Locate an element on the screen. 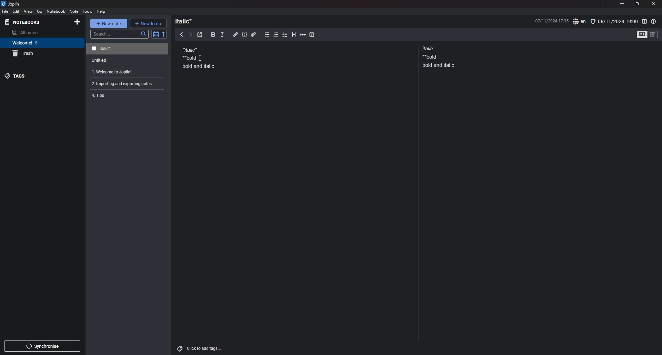  previous is located at coordinates (182, 34).